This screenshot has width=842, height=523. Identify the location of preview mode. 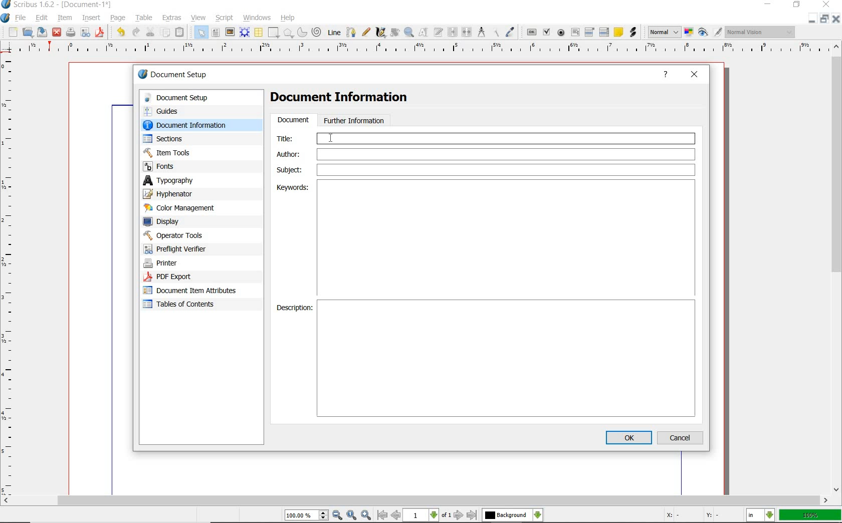
(711, 33).